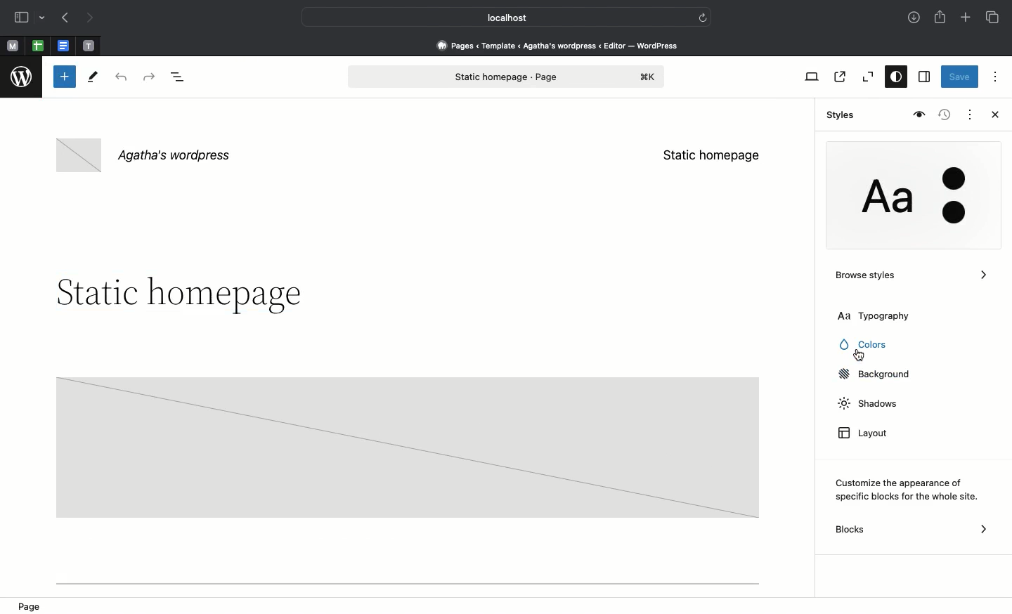  I want to click on Static homepage, so click(711, 155).